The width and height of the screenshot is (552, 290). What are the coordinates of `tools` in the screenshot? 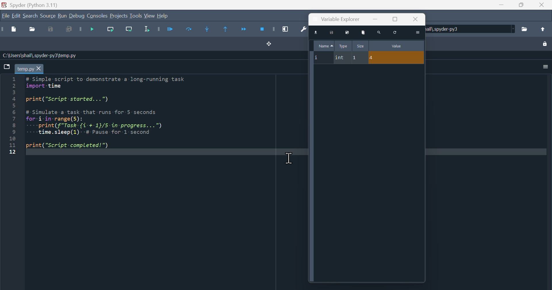 It's located at (136, 16).